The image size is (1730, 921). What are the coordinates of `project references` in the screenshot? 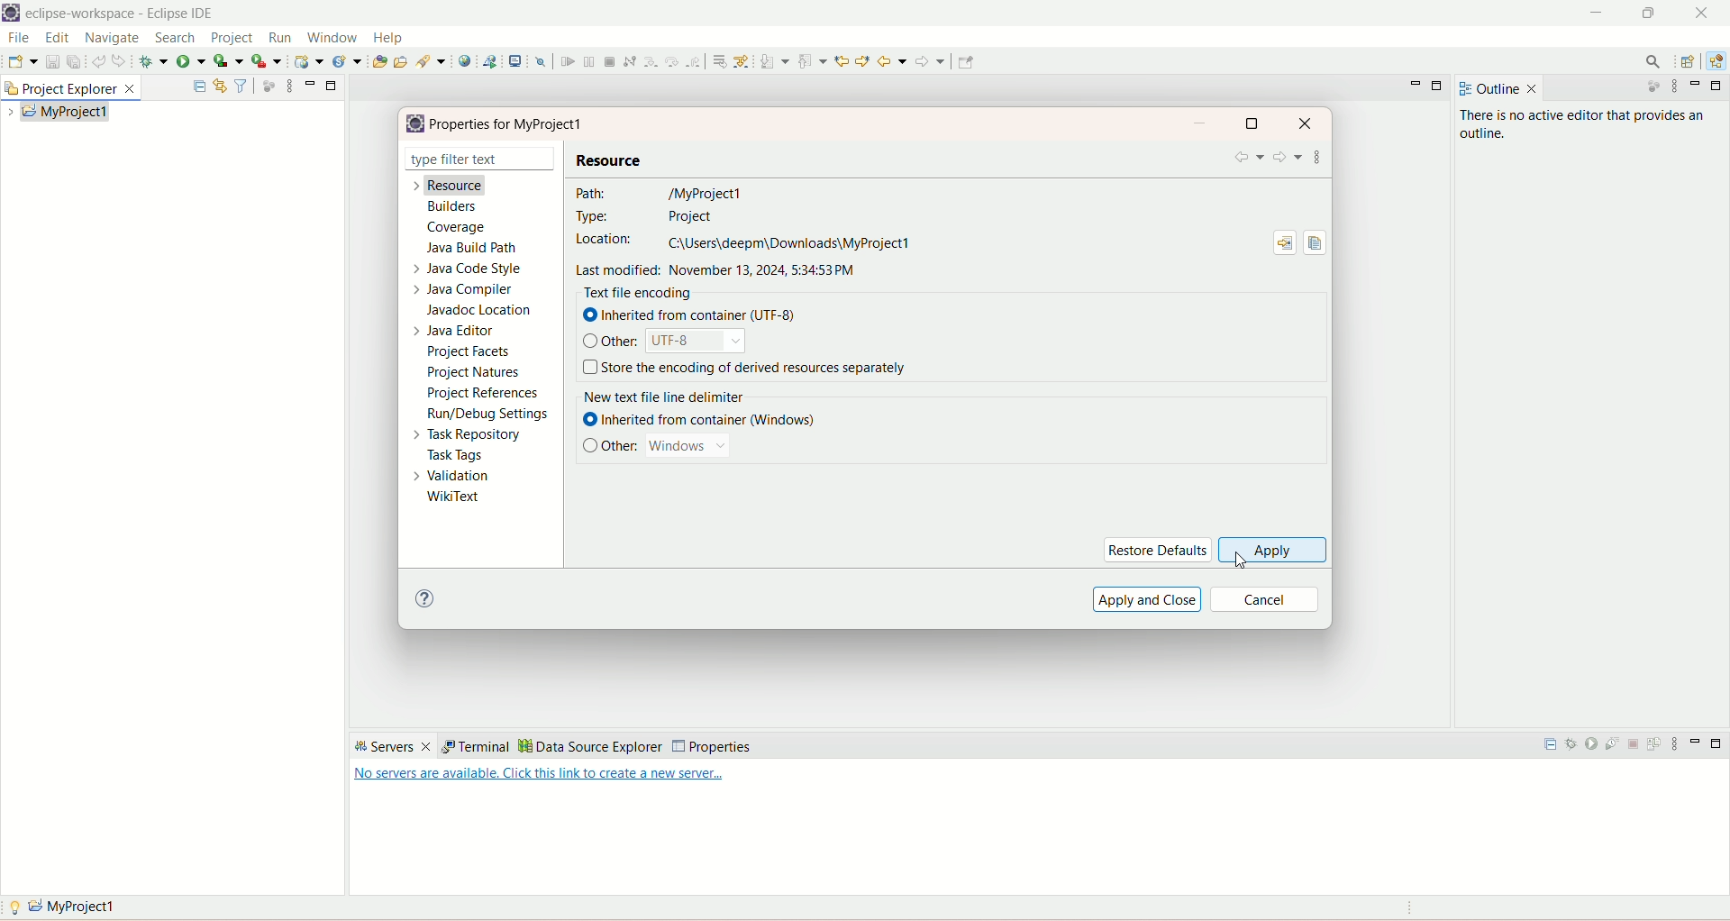 It's located at (483, 395).